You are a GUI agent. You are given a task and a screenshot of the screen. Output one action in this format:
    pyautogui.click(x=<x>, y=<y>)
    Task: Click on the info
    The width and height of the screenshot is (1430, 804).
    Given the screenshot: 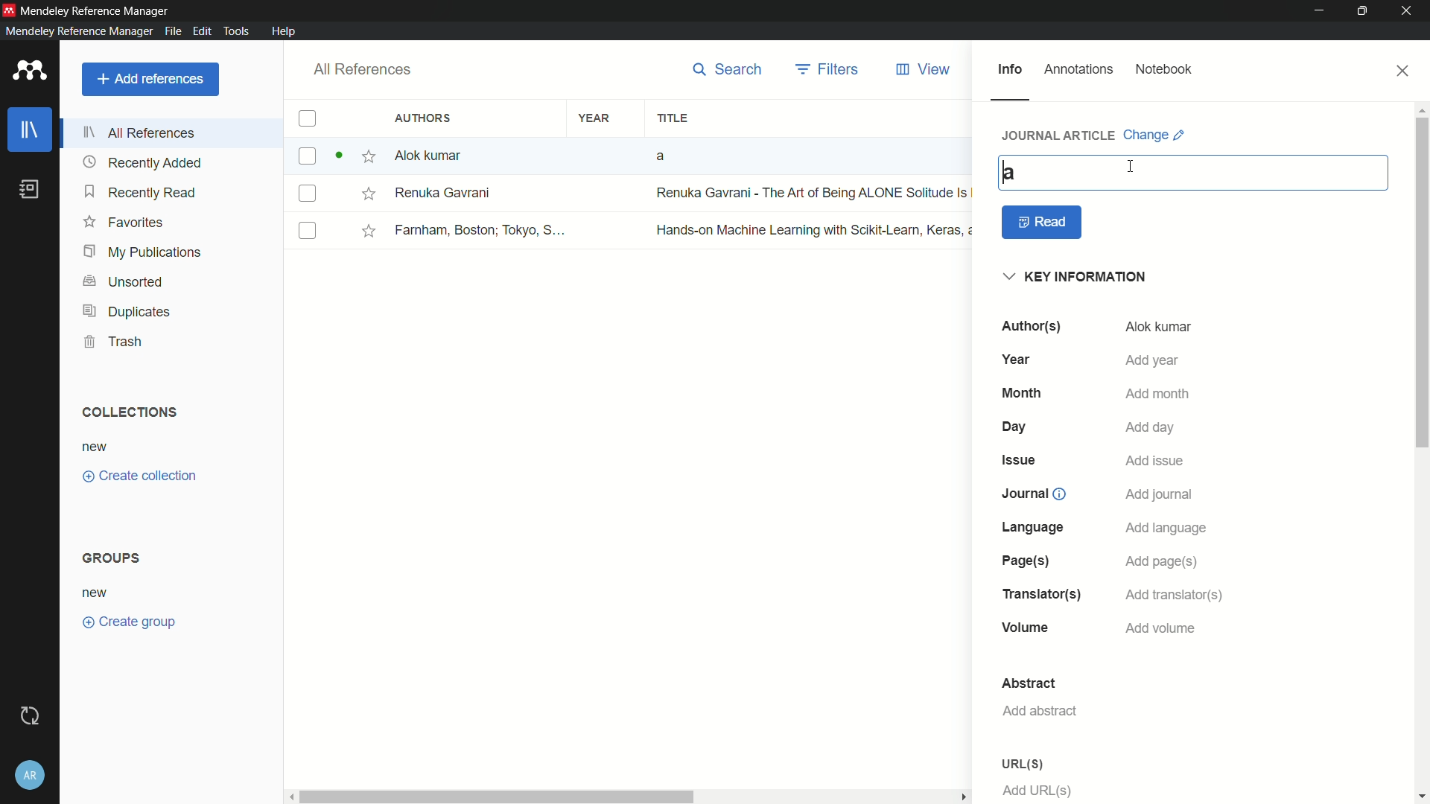 What is the action you would take?
    pyautogui.click(x=1009, y=70)
    